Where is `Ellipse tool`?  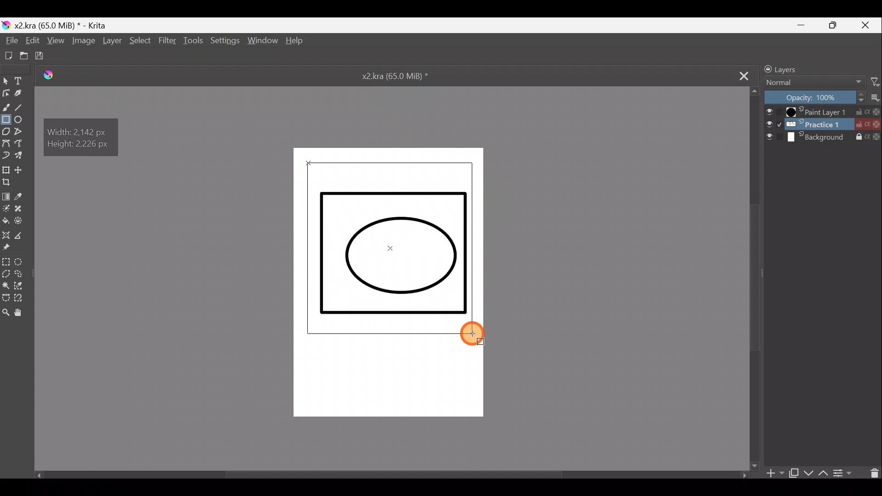
Ellipse tool is located at coordinates (22, 121).